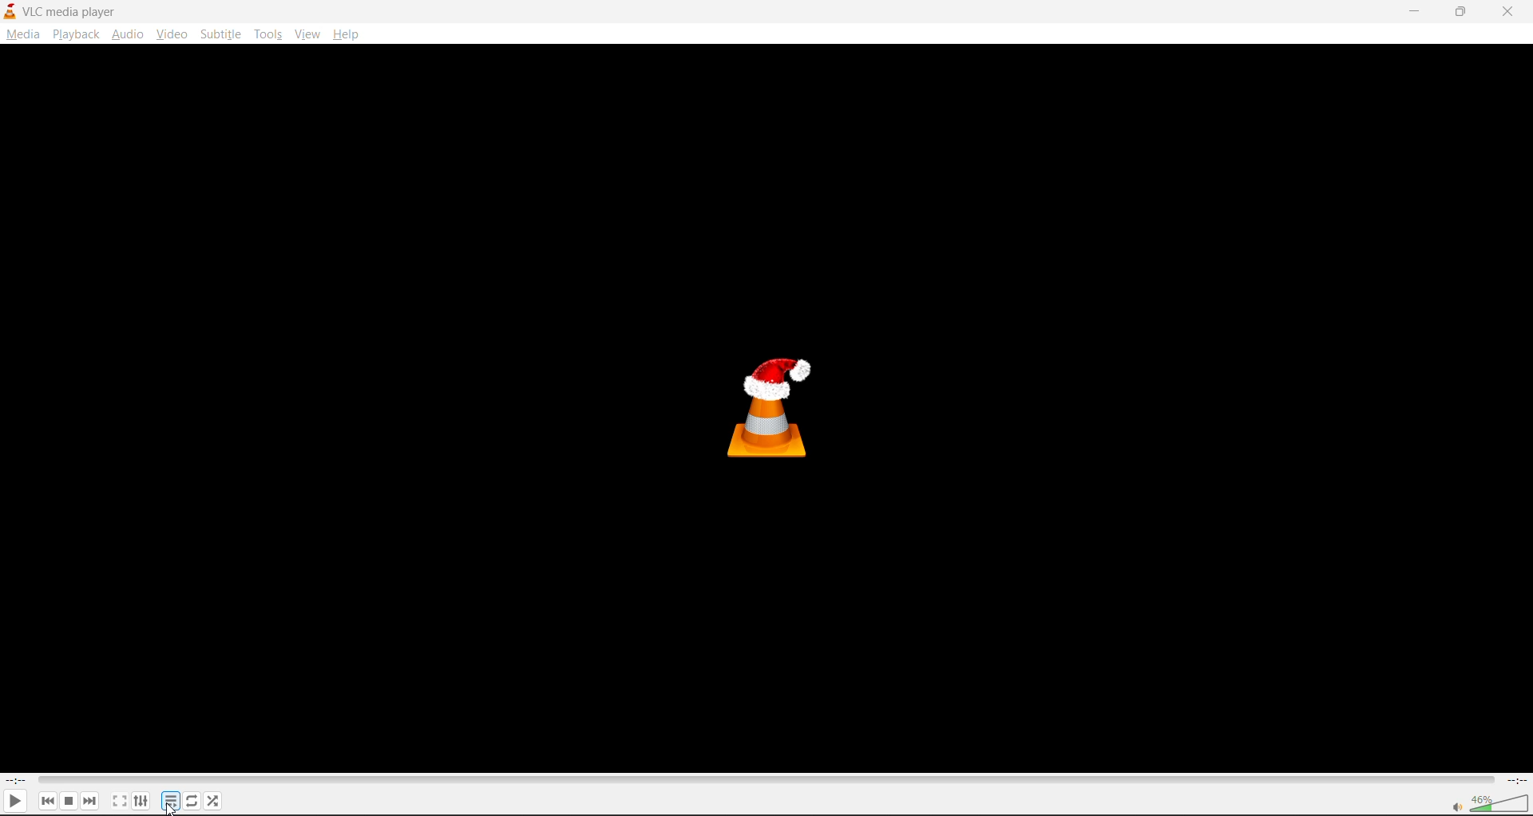 The height and width of the screenshot is (816, 1533). Describe the element at coordinates (91, 798) in the screenshot. I see `next` at that location.